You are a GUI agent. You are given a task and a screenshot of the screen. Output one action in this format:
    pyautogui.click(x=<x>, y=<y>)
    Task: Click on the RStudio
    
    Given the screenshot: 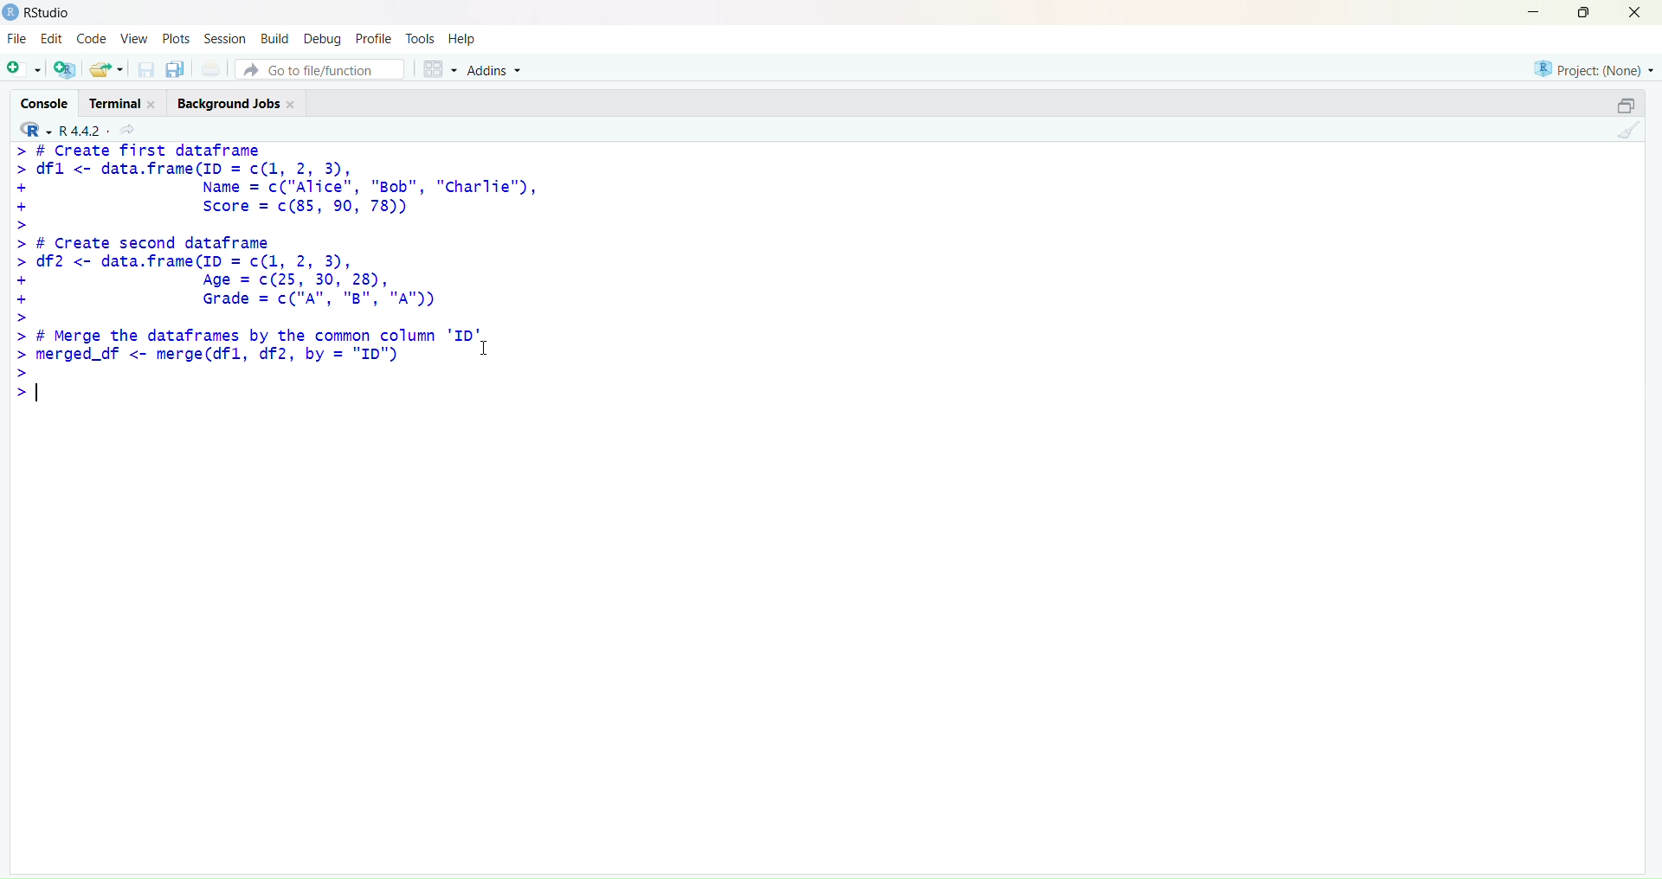 What is the action you would take?
    pyautogui.click(x=49, y=13)
    